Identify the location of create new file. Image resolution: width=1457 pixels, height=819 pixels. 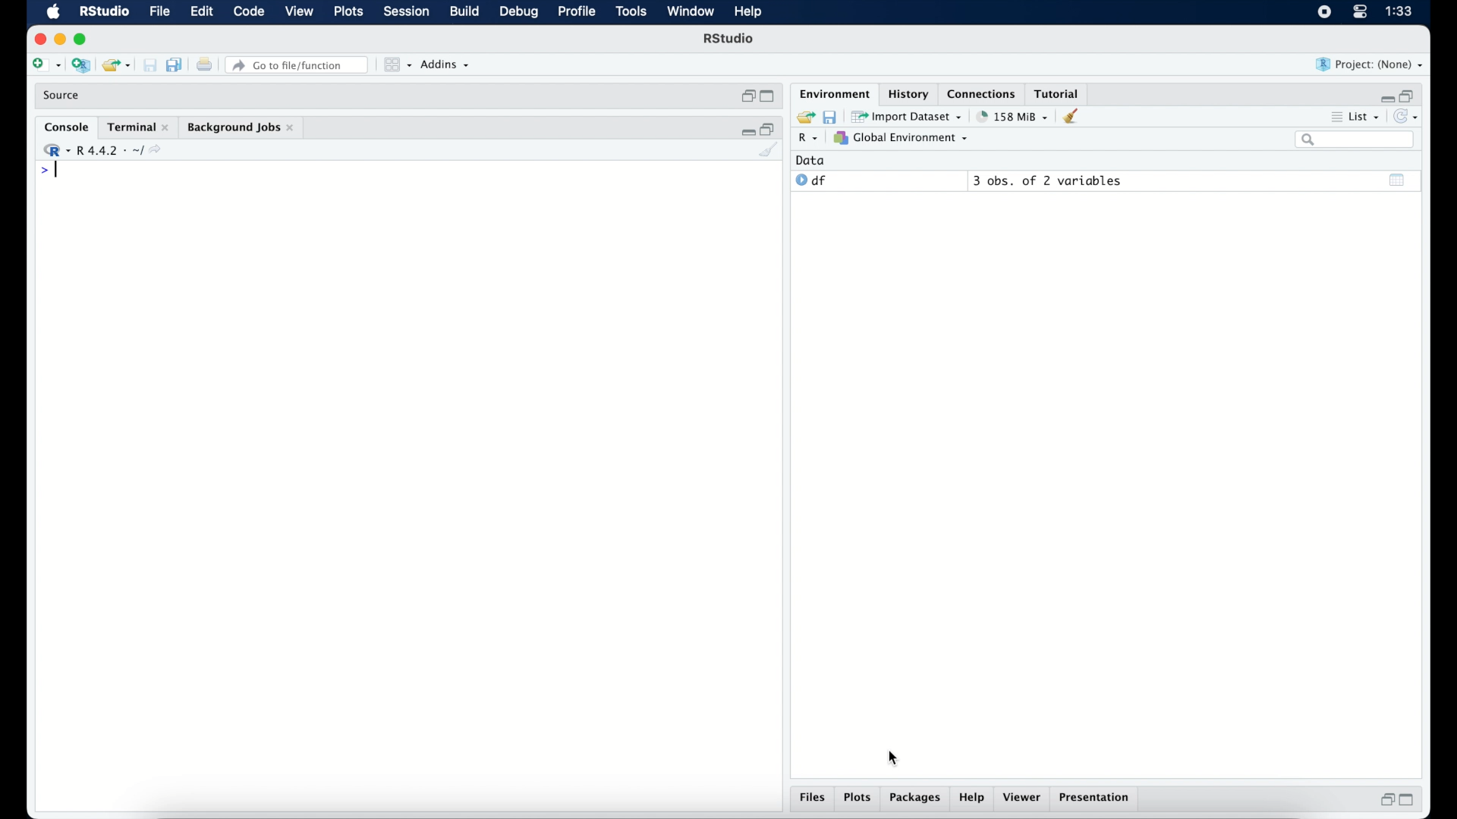
(46, 65).